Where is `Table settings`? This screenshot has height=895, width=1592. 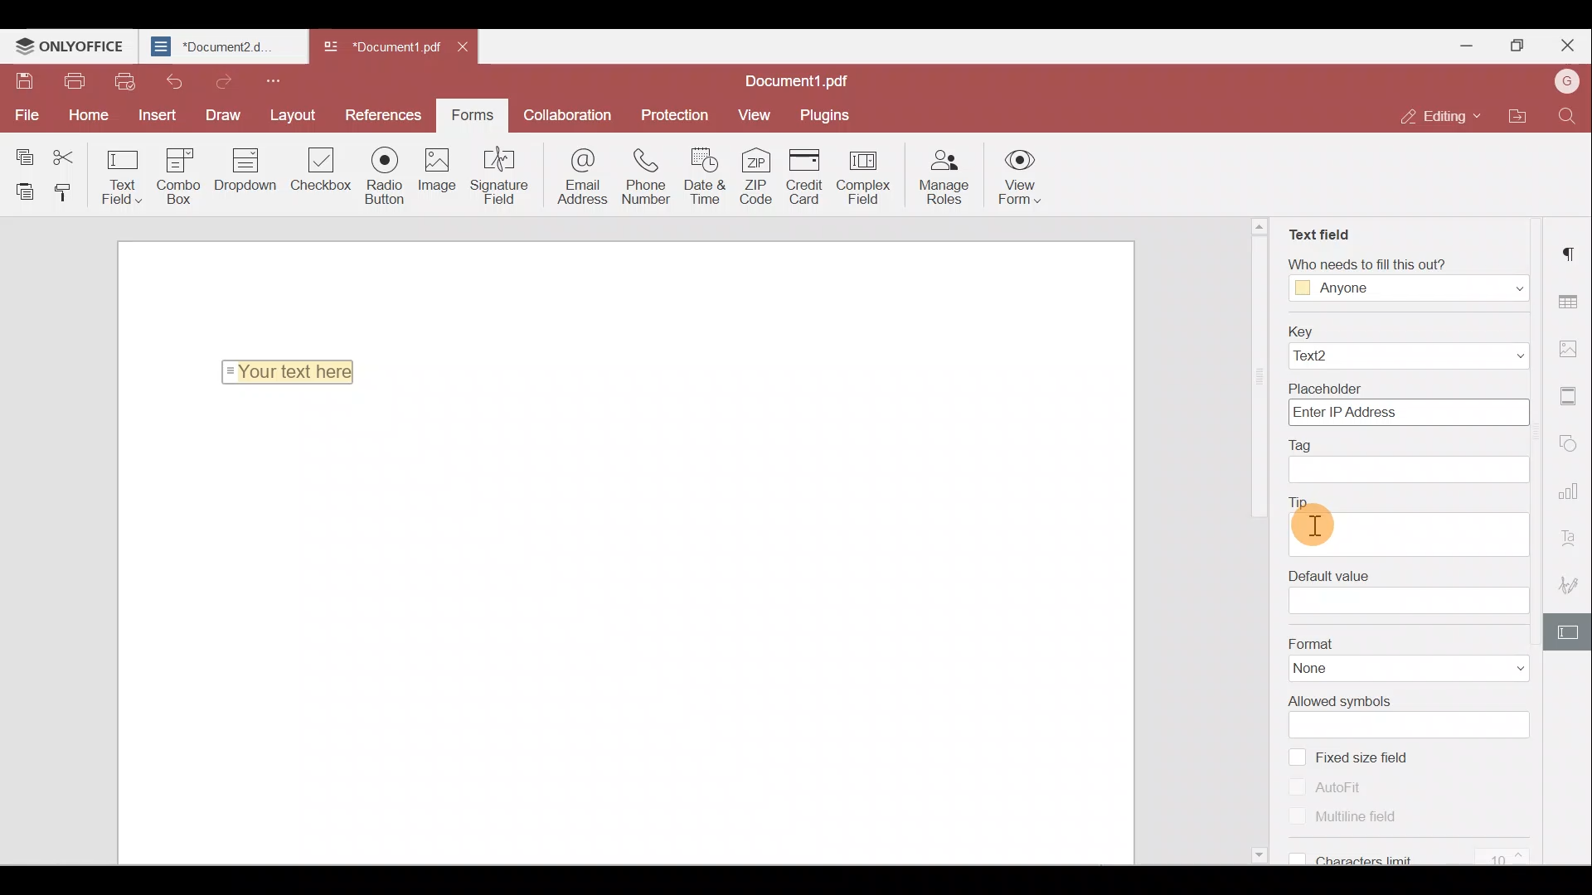
Table settings is located at coordinates (1570, 297).